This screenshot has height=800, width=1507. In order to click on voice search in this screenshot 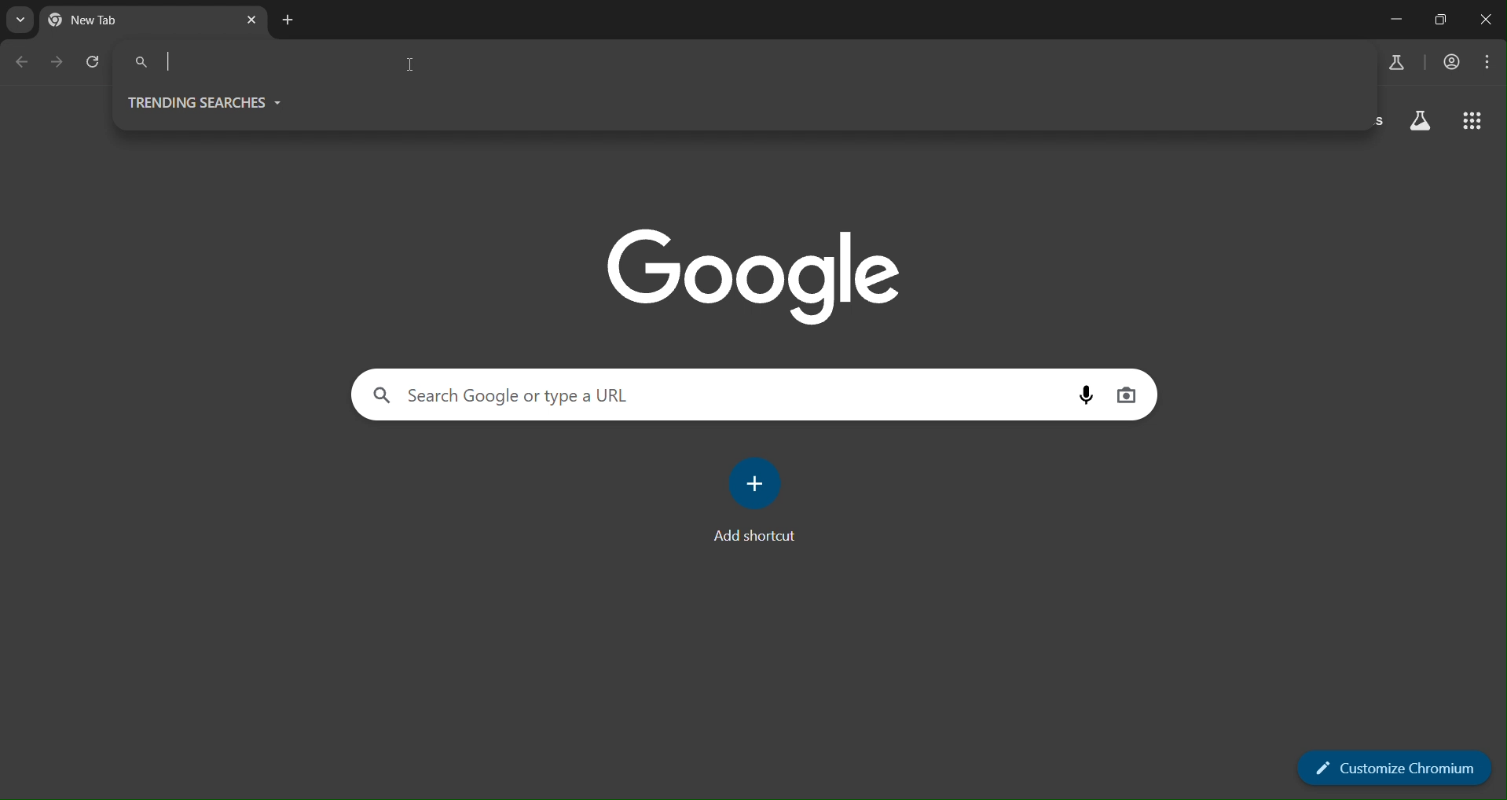, I will do `click(1086, 397)`.